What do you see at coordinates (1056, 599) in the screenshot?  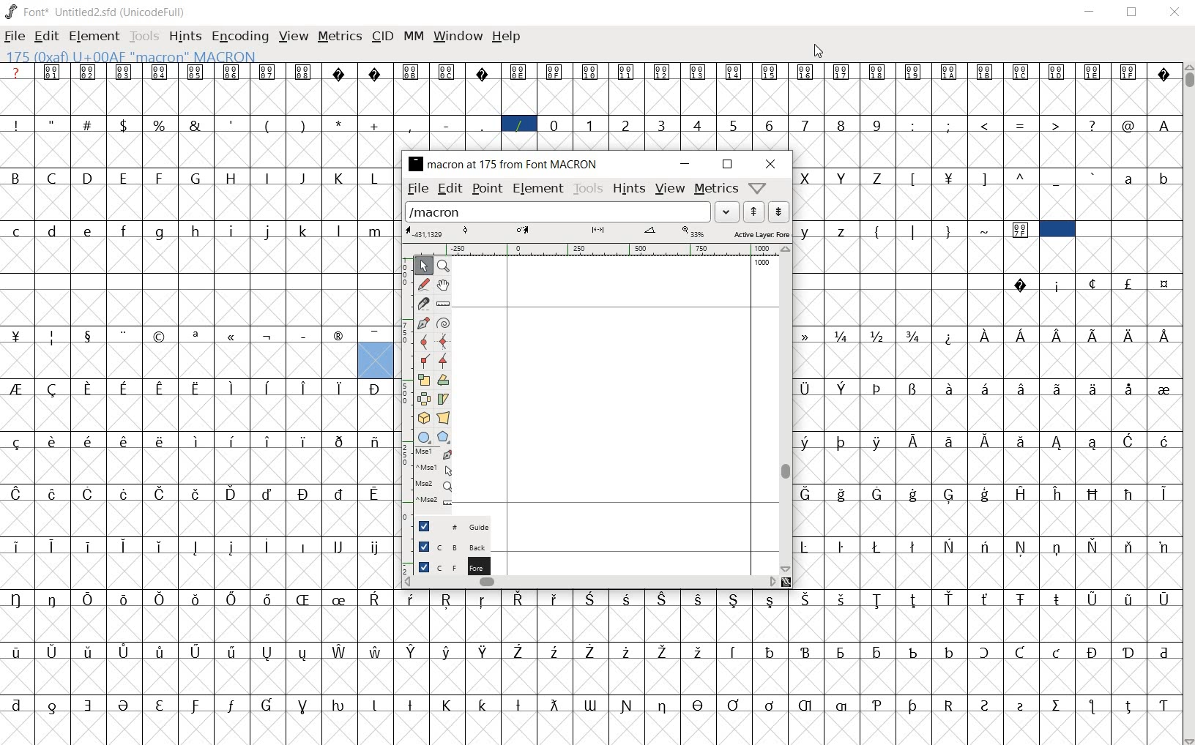 I see `Symbol` at bounding box center [1056, 599].